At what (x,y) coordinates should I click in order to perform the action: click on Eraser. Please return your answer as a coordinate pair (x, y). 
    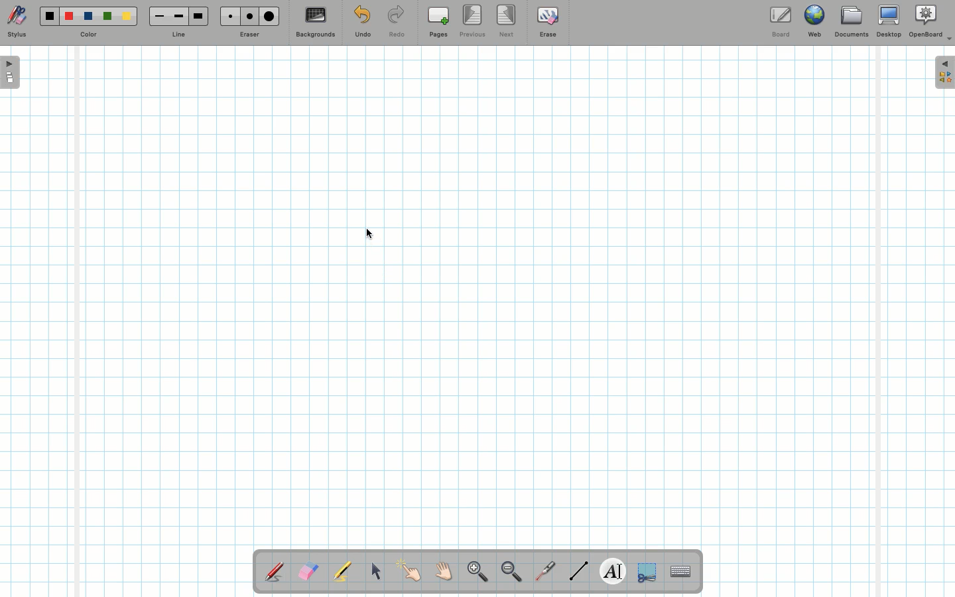
    Looking at the image, I should click on (249, 36).